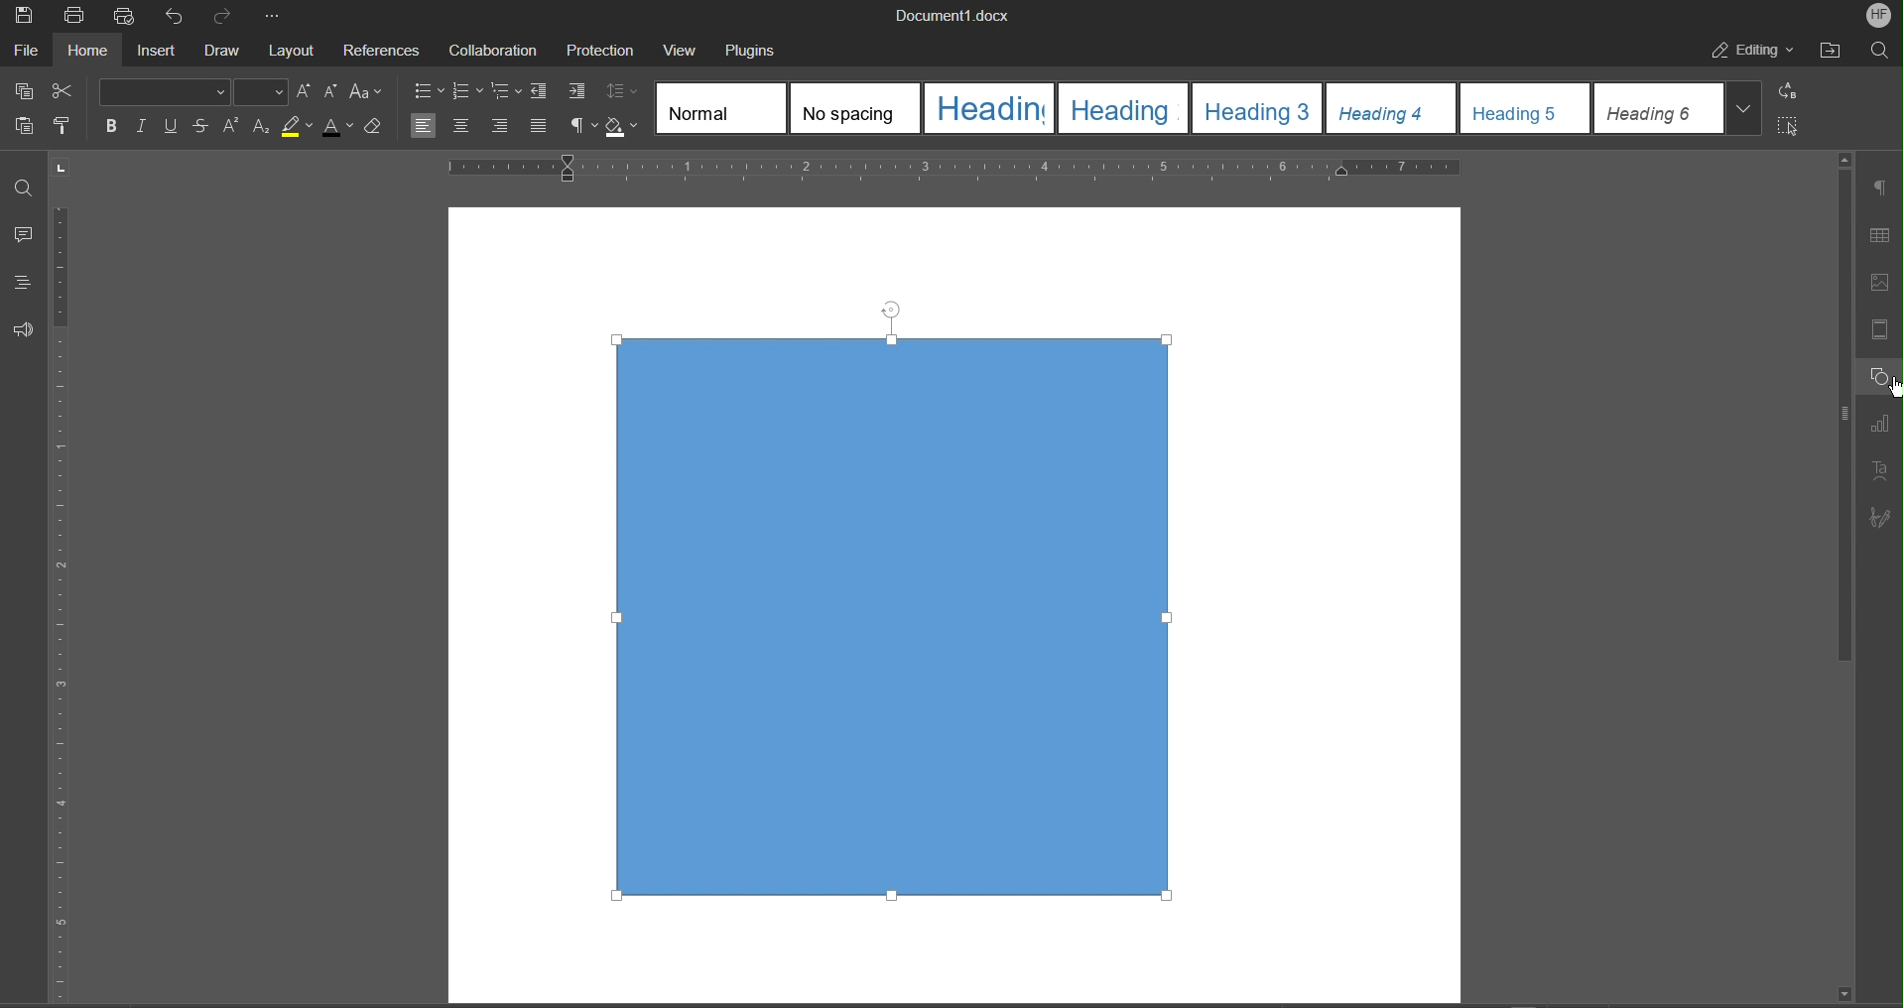  What do you see at coordinates (67, 92) in the screenshot?
I see `Cut` at bounding box center [67, 92].